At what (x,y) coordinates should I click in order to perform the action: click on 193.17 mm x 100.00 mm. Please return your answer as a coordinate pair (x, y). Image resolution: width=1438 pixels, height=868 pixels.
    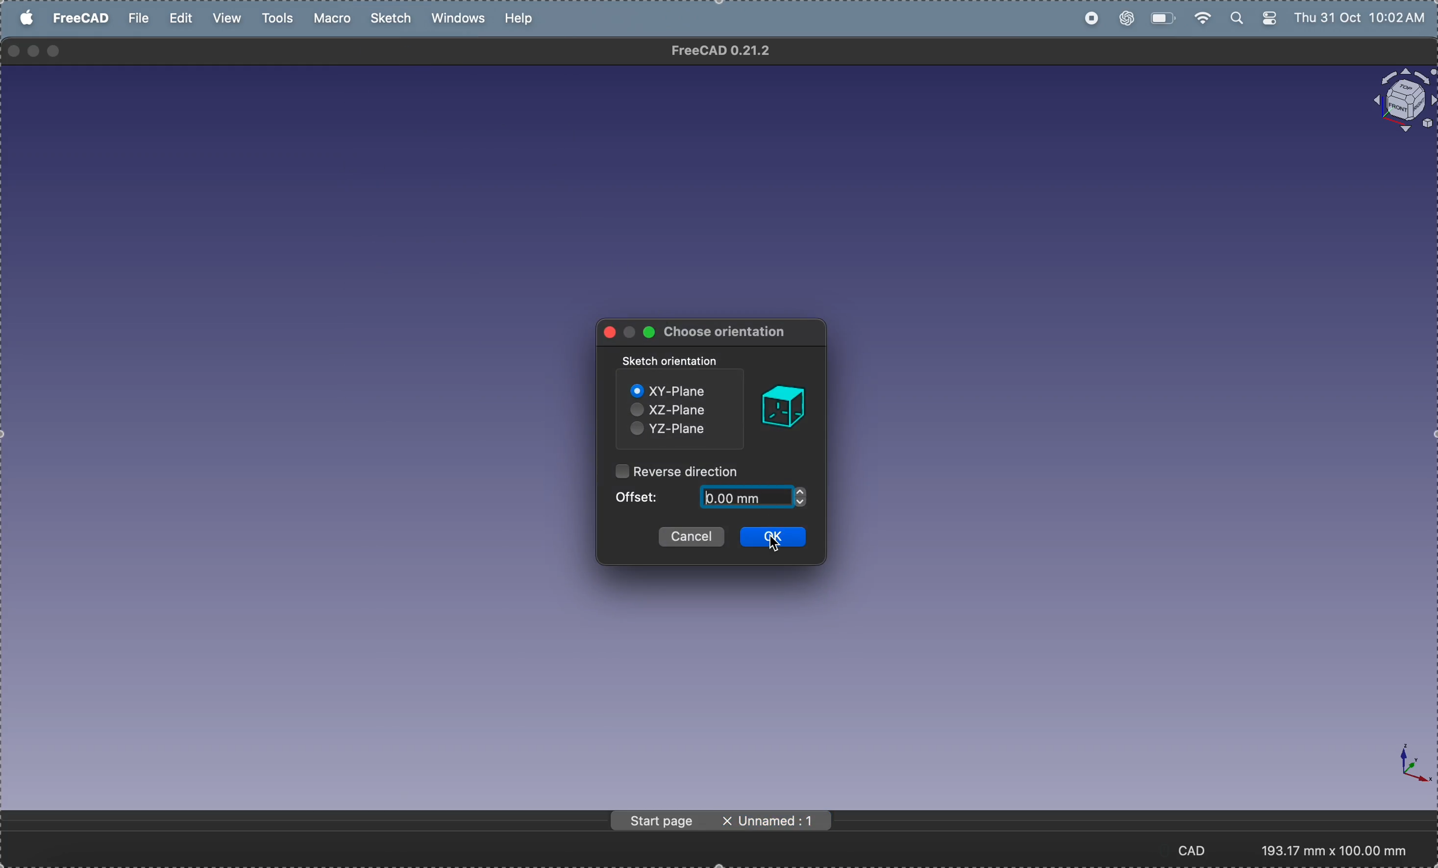
    Looking at the image, I should click on (1335, 850).